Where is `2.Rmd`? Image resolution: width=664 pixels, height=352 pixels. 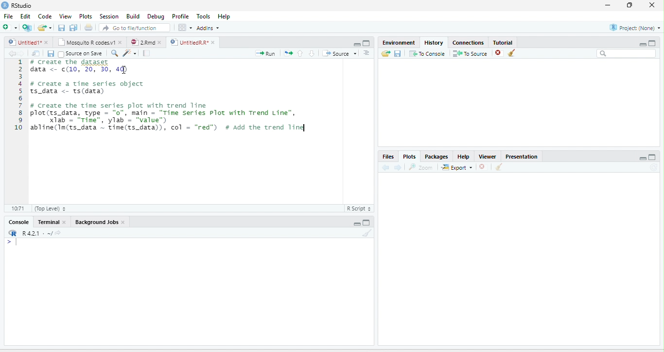 2.Rmd is located at coordinates (141, 42).